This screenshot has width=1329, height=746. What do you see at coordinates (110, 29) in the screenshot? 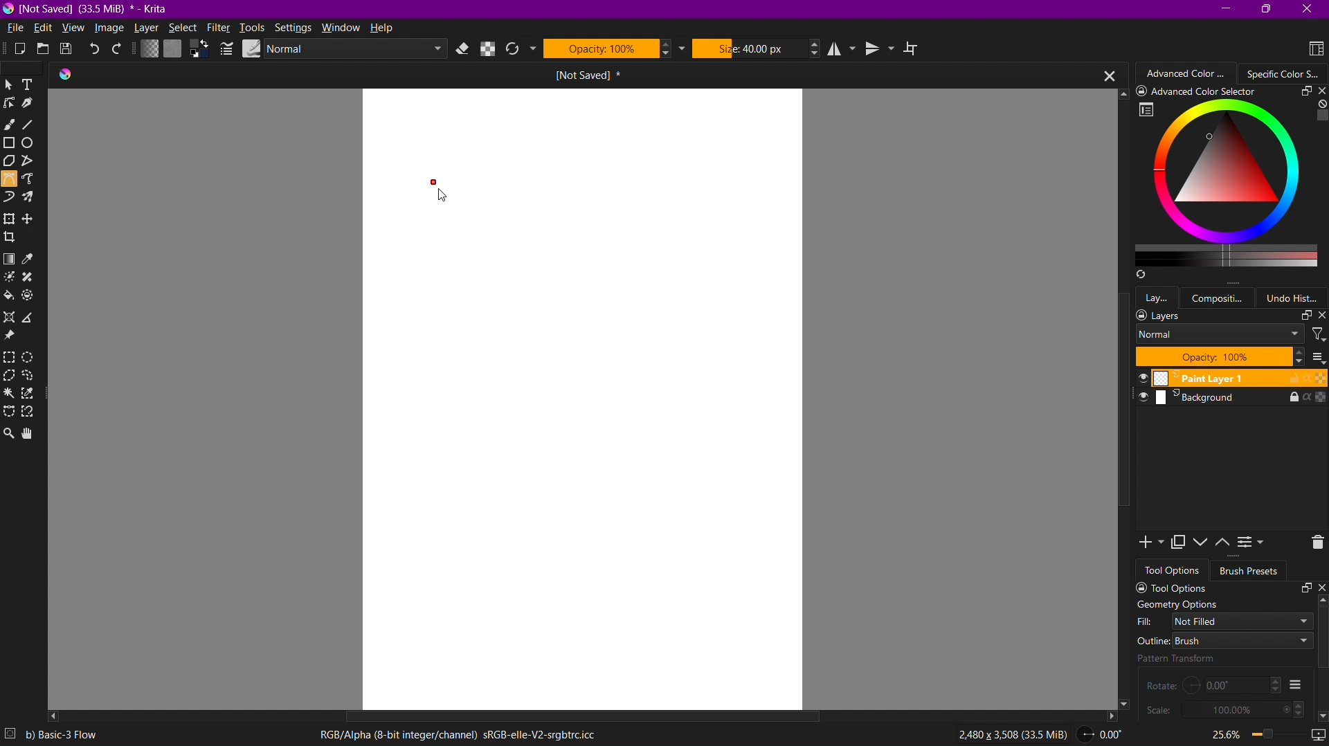
I see `Image` at bounding box center [110, 29].